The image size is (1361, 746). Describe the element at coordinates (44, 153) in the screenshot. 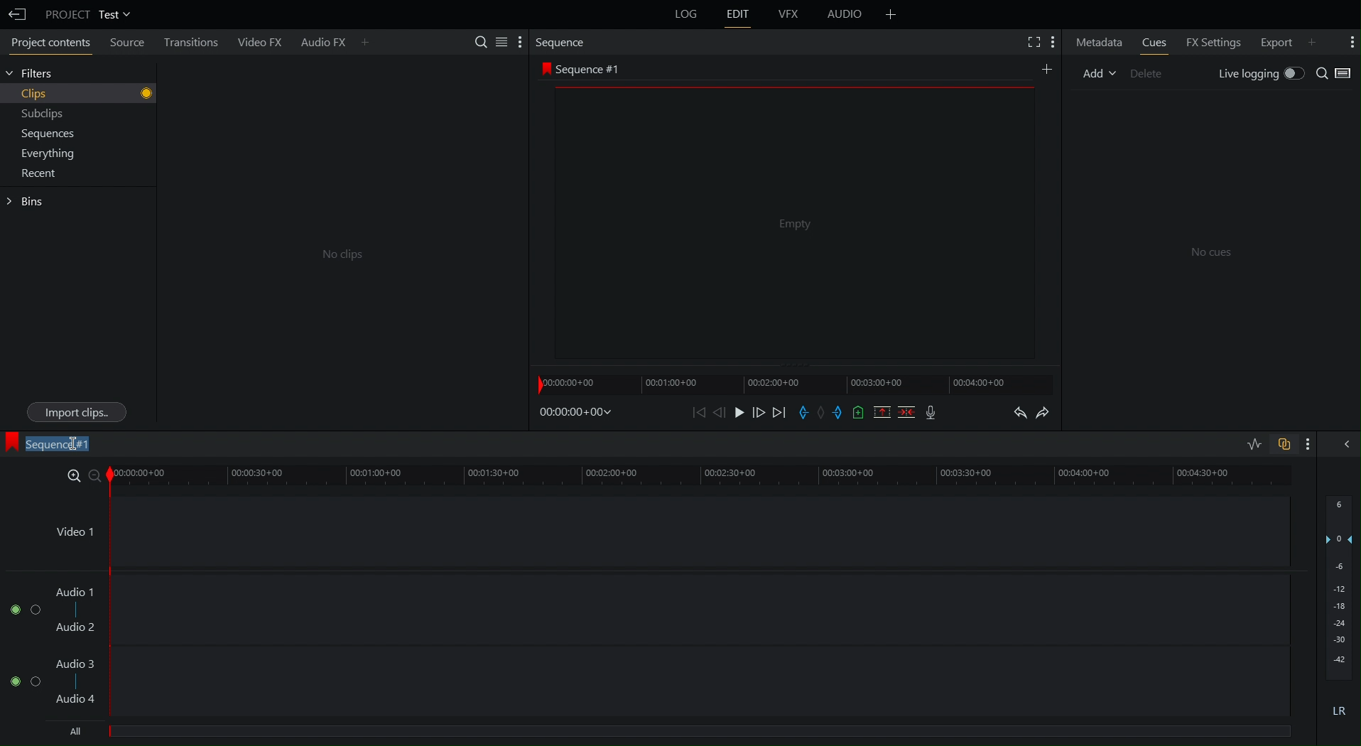

I see `Everything` at that location.